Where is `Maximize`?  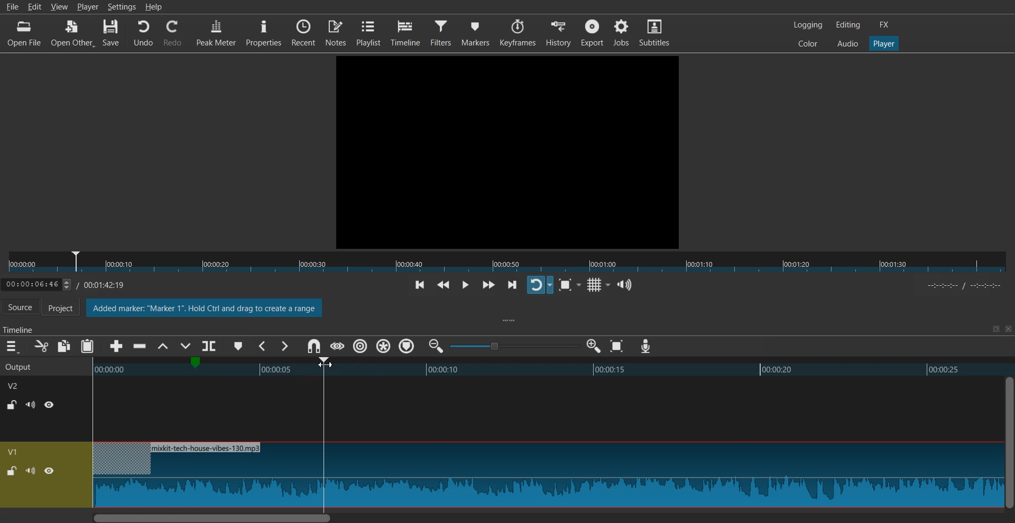 Maximize is located at coordinates (995, 329).